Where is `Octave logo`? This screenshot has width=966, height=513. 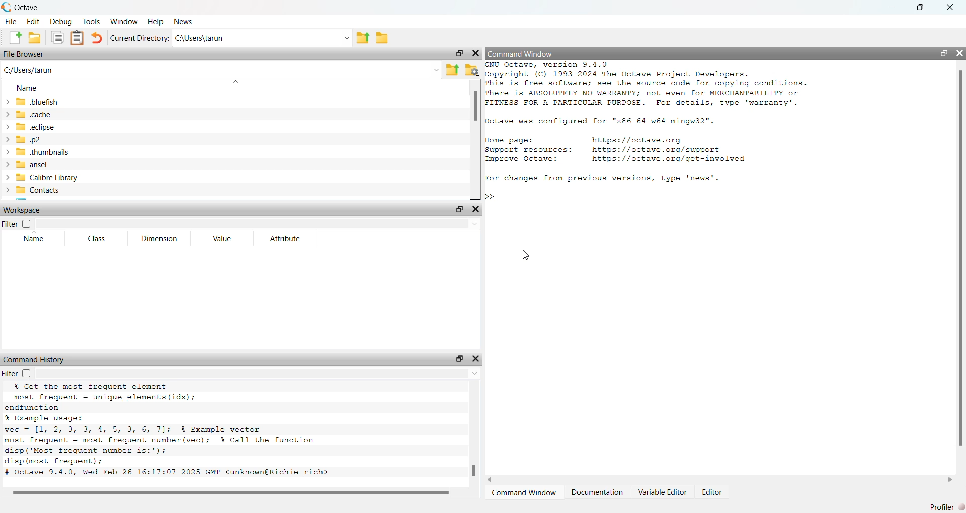 Octave logo is located at coordinates (7, 7).